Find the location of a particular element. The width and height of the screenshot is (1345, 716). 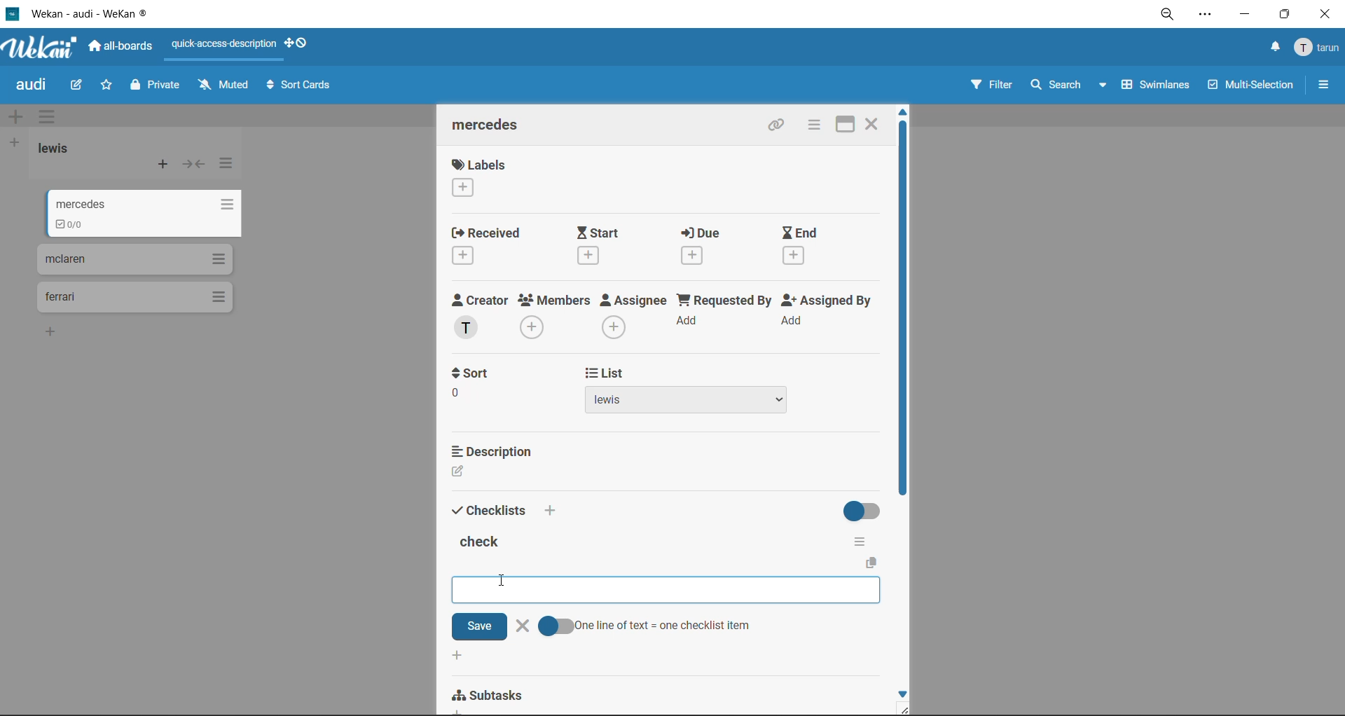

cards is located at coordinates (151, 216).